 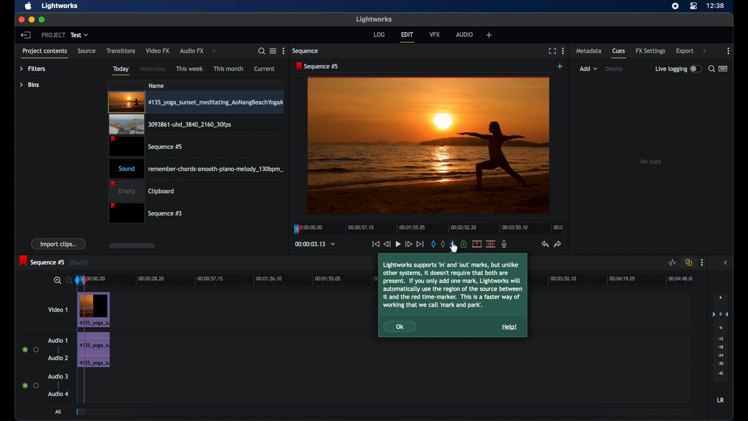 I want to click on rewind, so click(x=387, y=244).